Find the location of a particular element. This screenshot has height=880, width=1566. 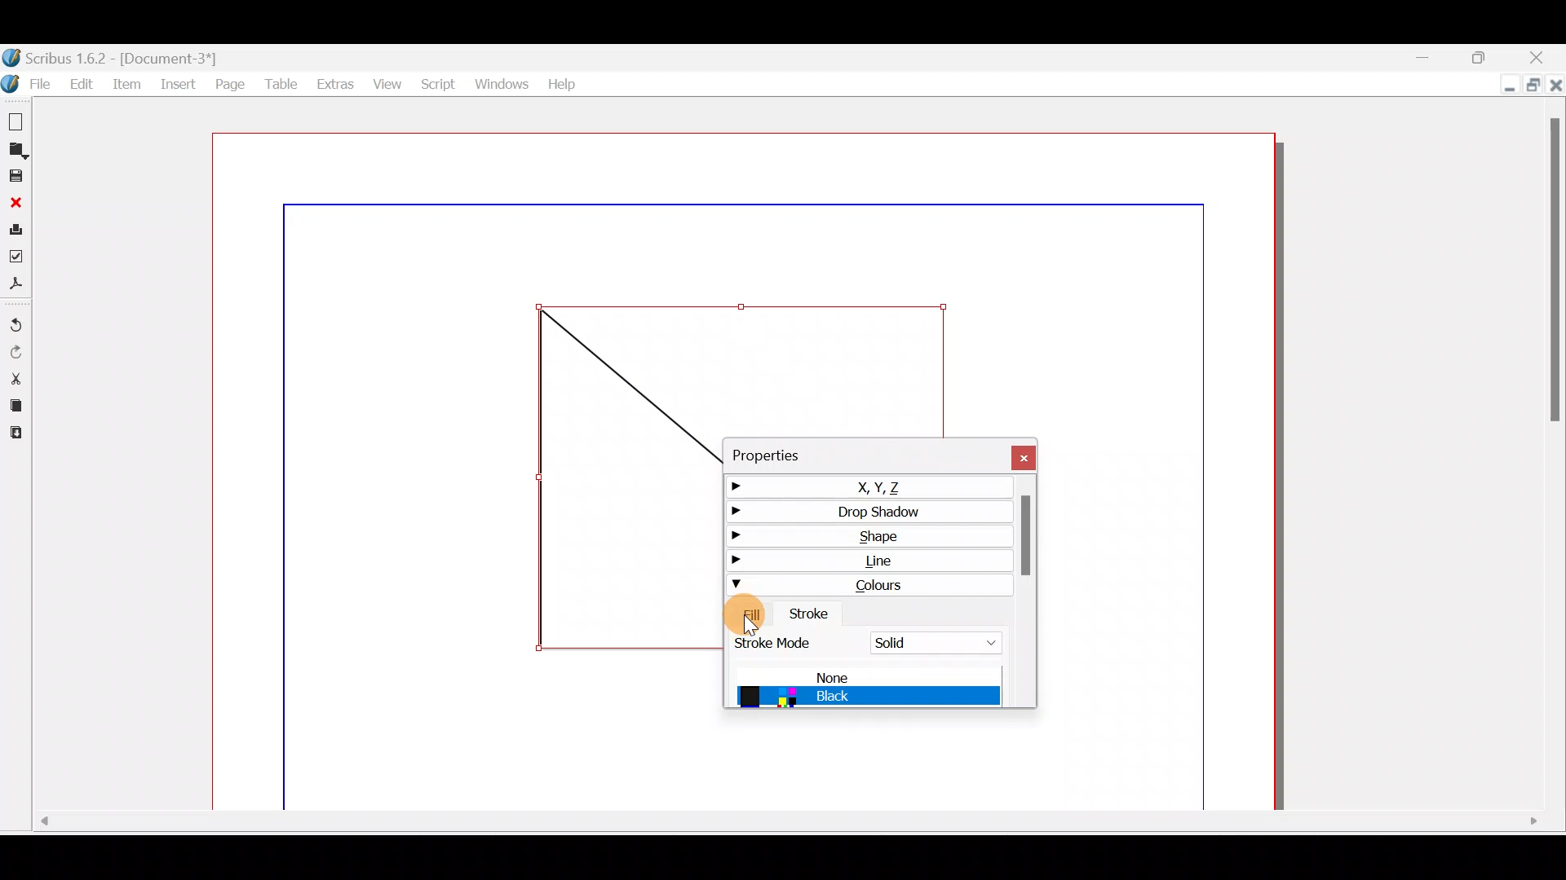

Preflight verifier is located at coordinates (20, 254).